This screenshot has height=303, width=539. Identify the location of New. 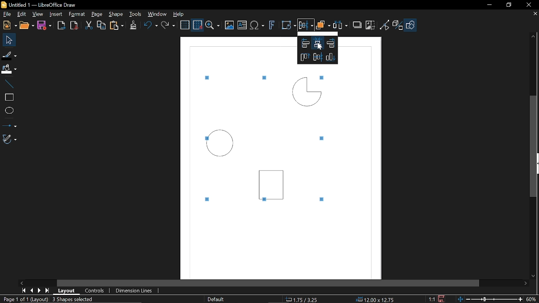
(9, 26).